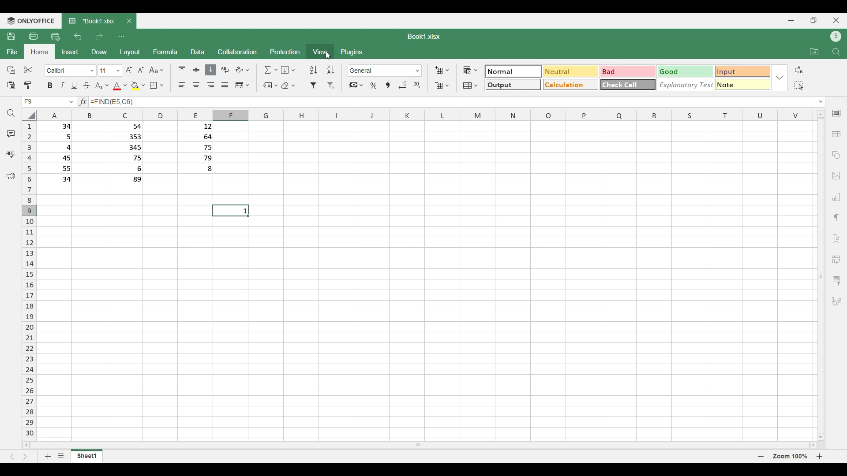 The height and width of the screenshot is (476, 847). Describe the element at coordinates (182, 70) in the screenshot. I see `Align top` at that location.